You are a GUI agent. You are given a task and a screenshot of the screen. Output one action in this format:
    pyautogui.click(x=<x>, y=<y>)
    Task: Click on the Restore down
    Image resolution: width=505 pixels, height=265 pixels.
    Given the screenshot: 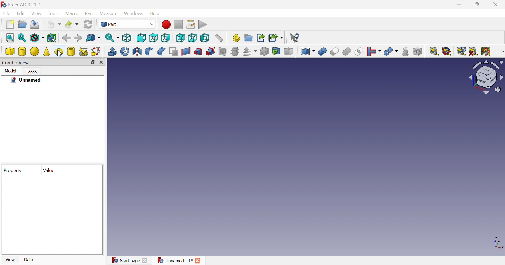 What is the action you would take?
    pyautogui.click(x=93, y=62)
    